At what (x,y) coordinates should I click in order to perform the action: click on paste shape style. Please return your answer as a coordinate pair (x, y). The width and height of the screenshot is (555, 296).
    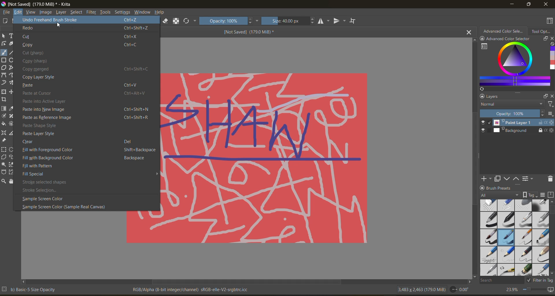
    Looking at the image, I should click on (45, 126).